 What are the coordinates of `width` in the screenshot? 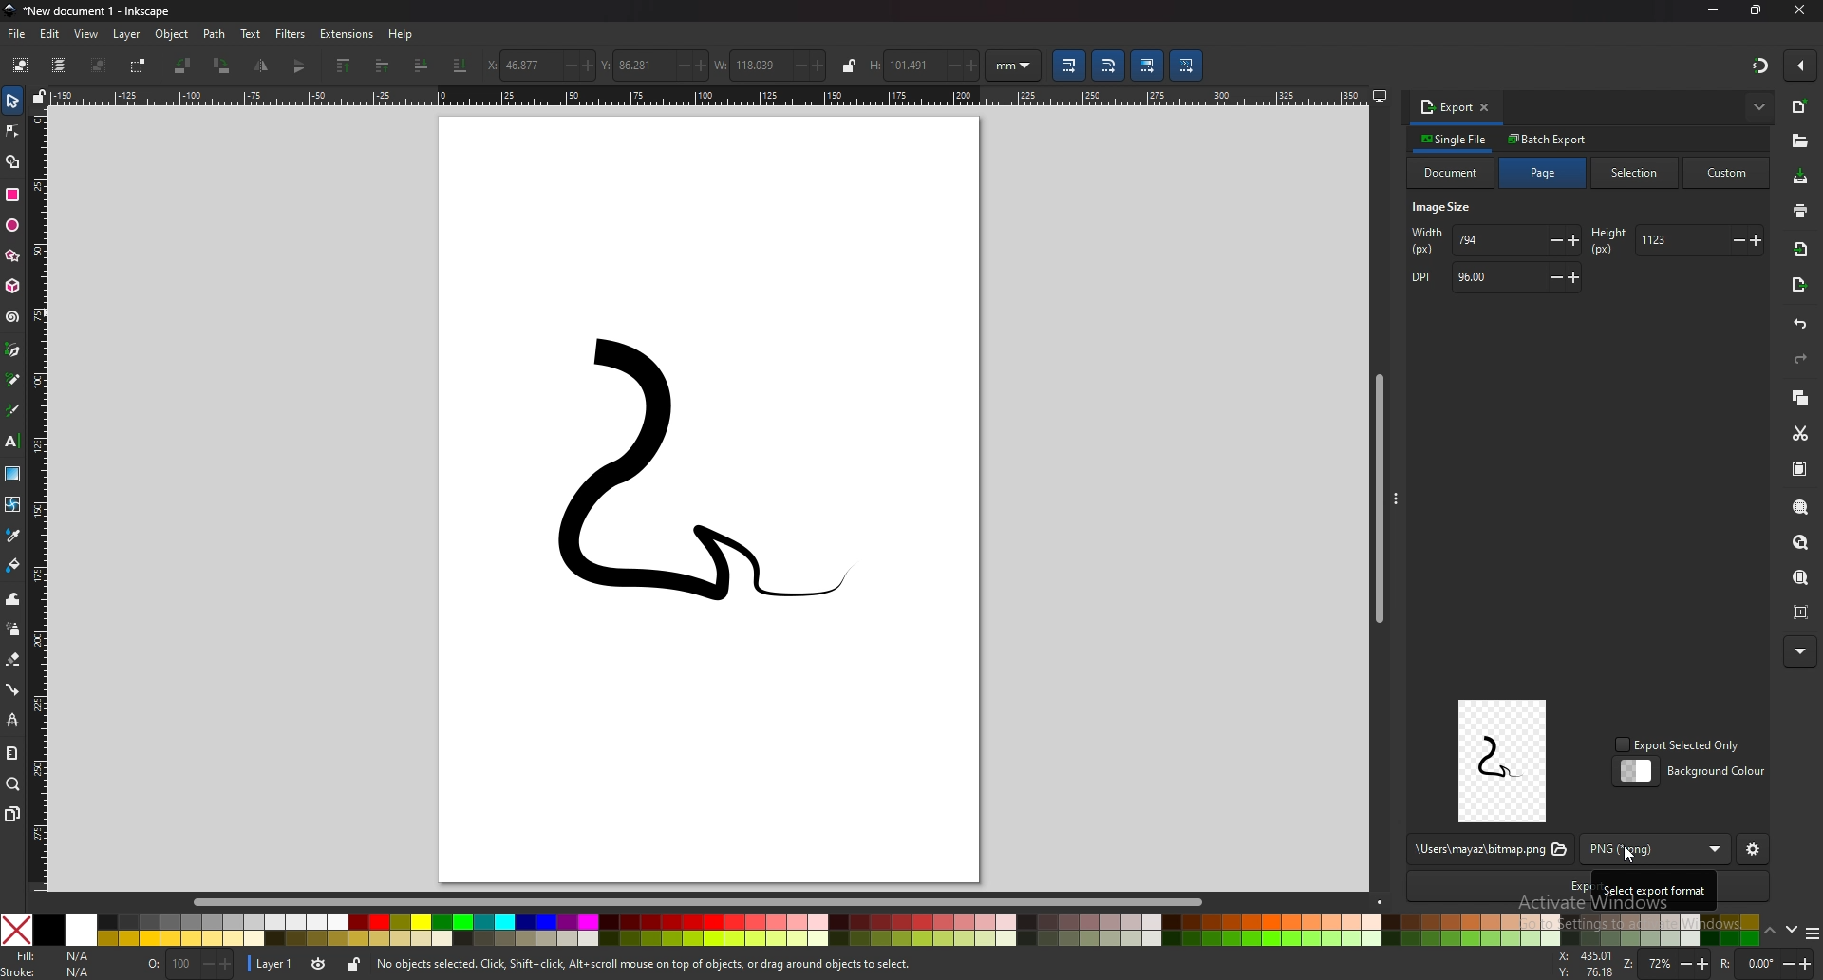 It's located at (771, 64).